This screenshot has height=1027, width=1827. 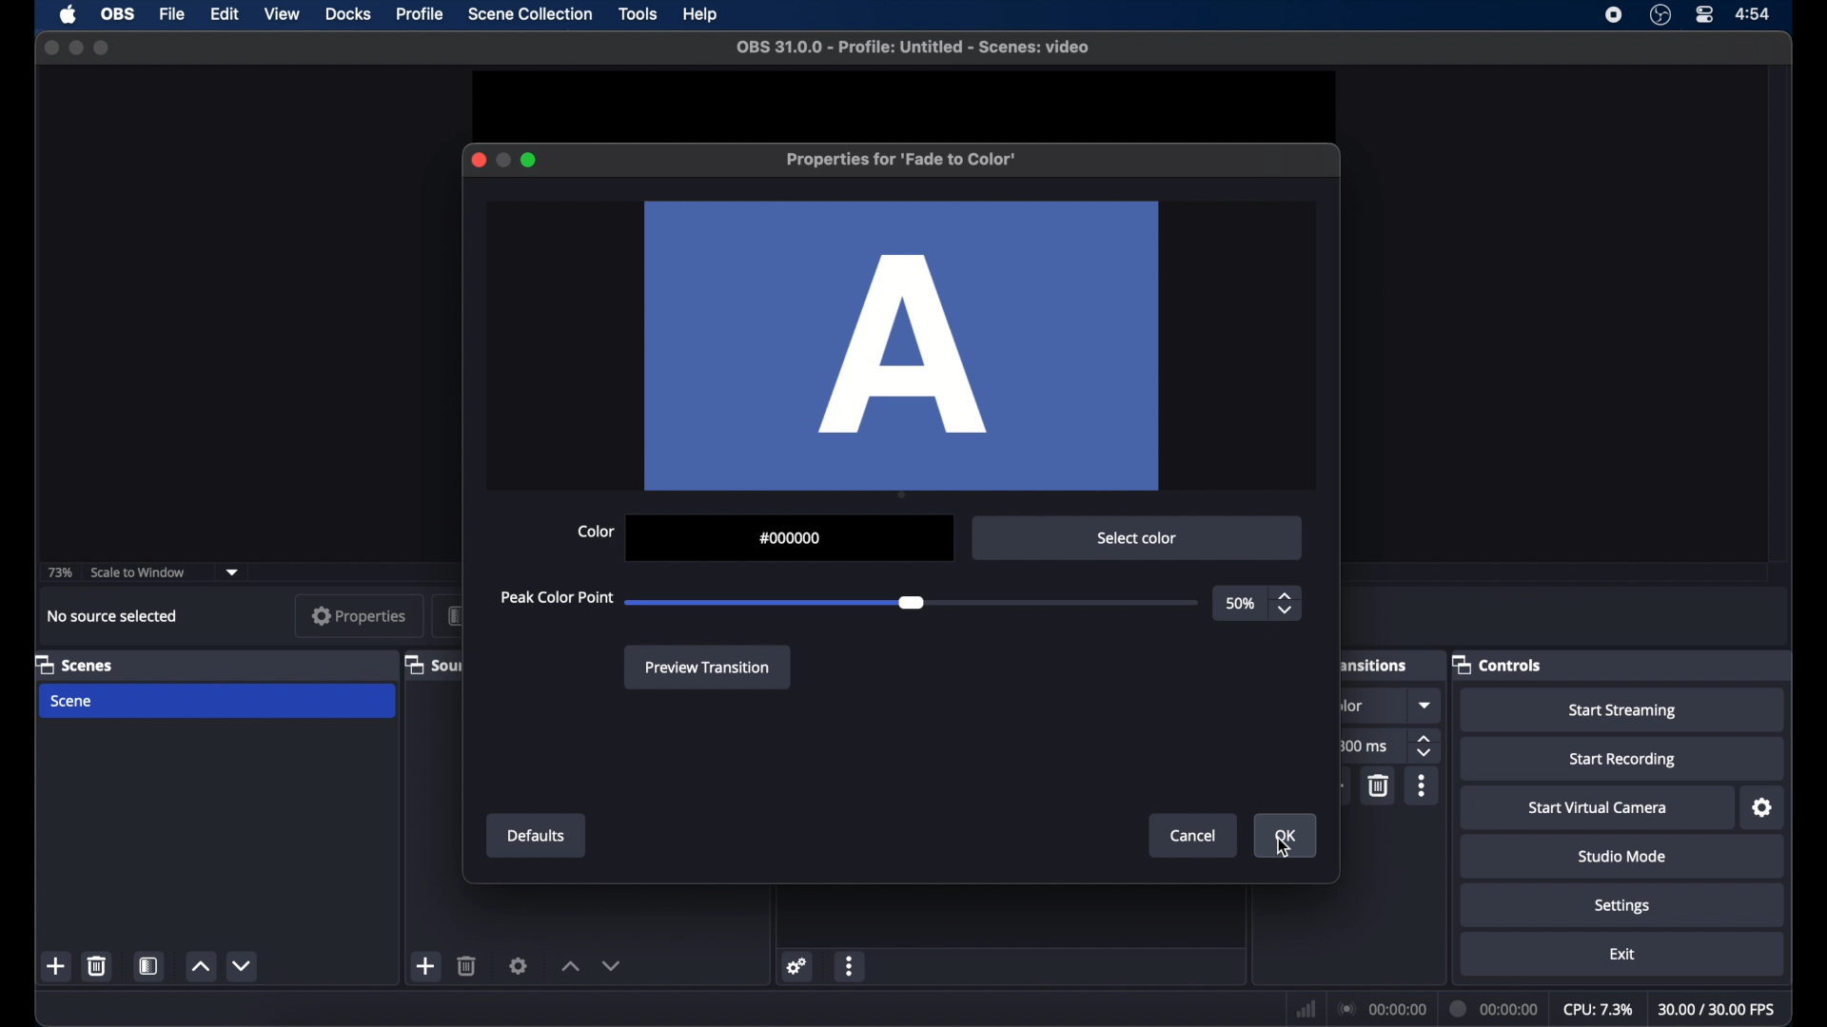 What do you see at coordinates (570, 966) in the screenshot?
I see `increment` at bounding box center [570, 966].